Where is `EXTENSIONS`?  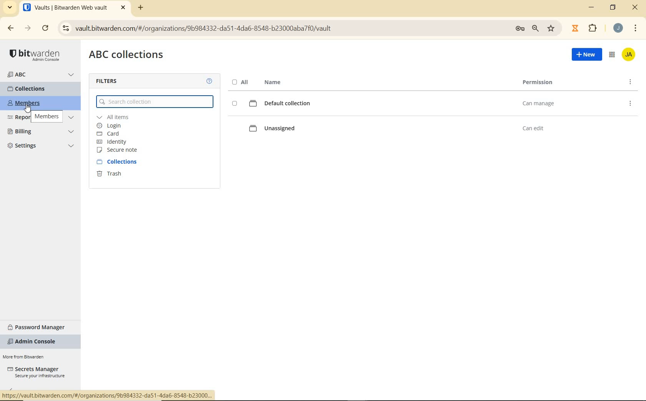
EXTENSIONS is located at coordinates (585, 28).